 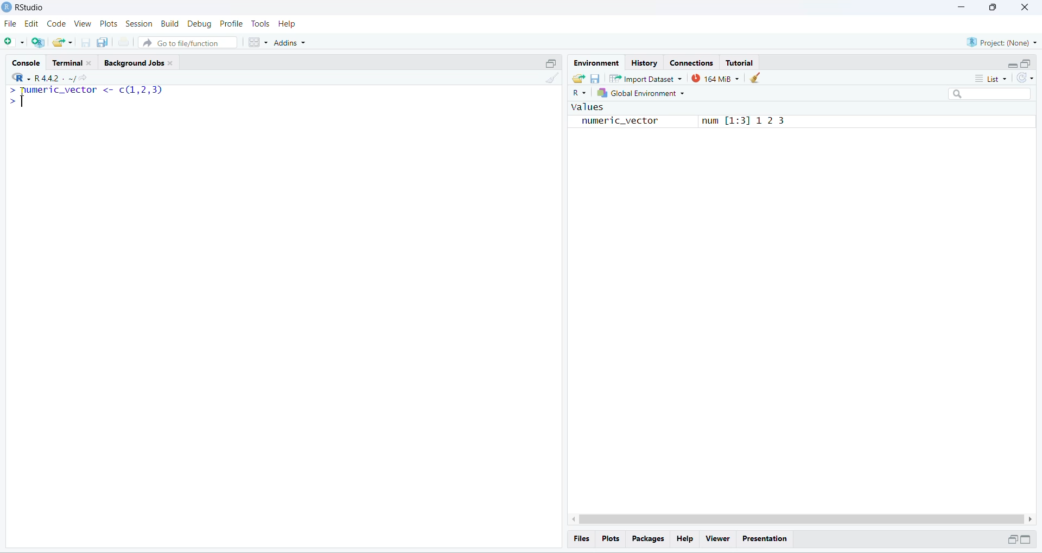 I want to click on close, so click(x=1024, y=7).